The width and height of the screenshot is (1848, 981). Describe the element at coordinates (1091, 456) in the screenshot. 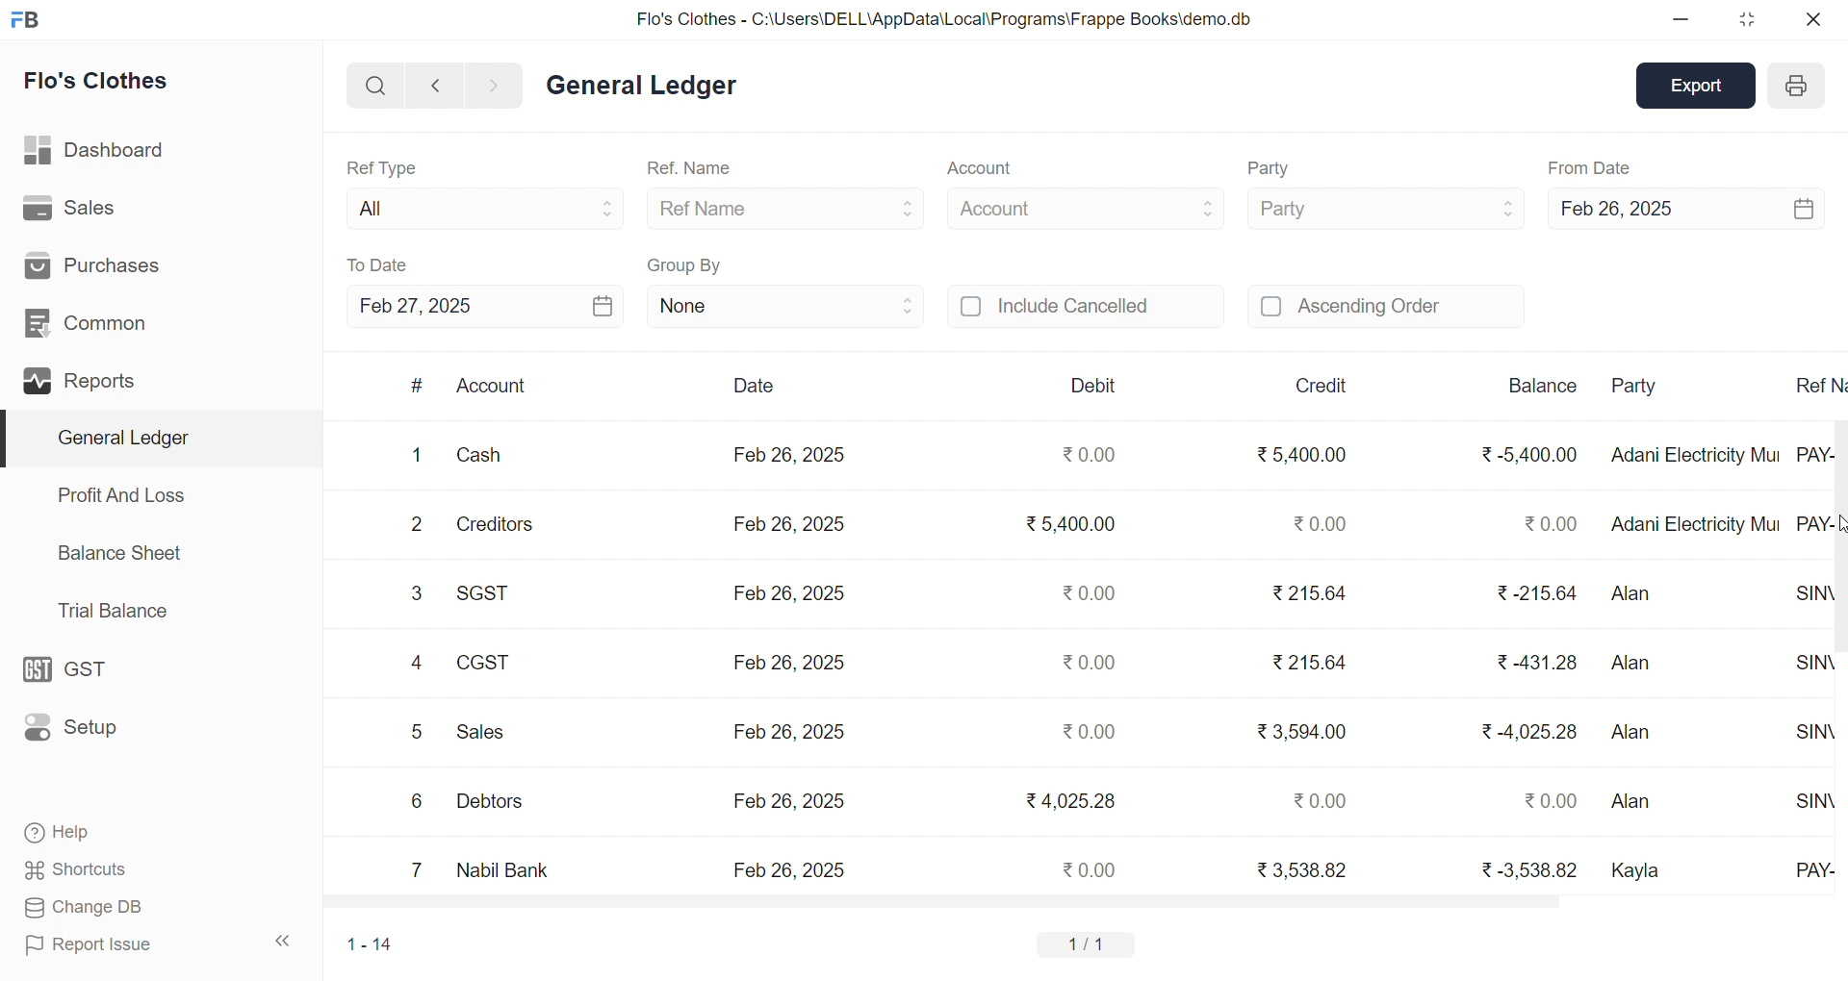

I see `₹0.00` at that location.